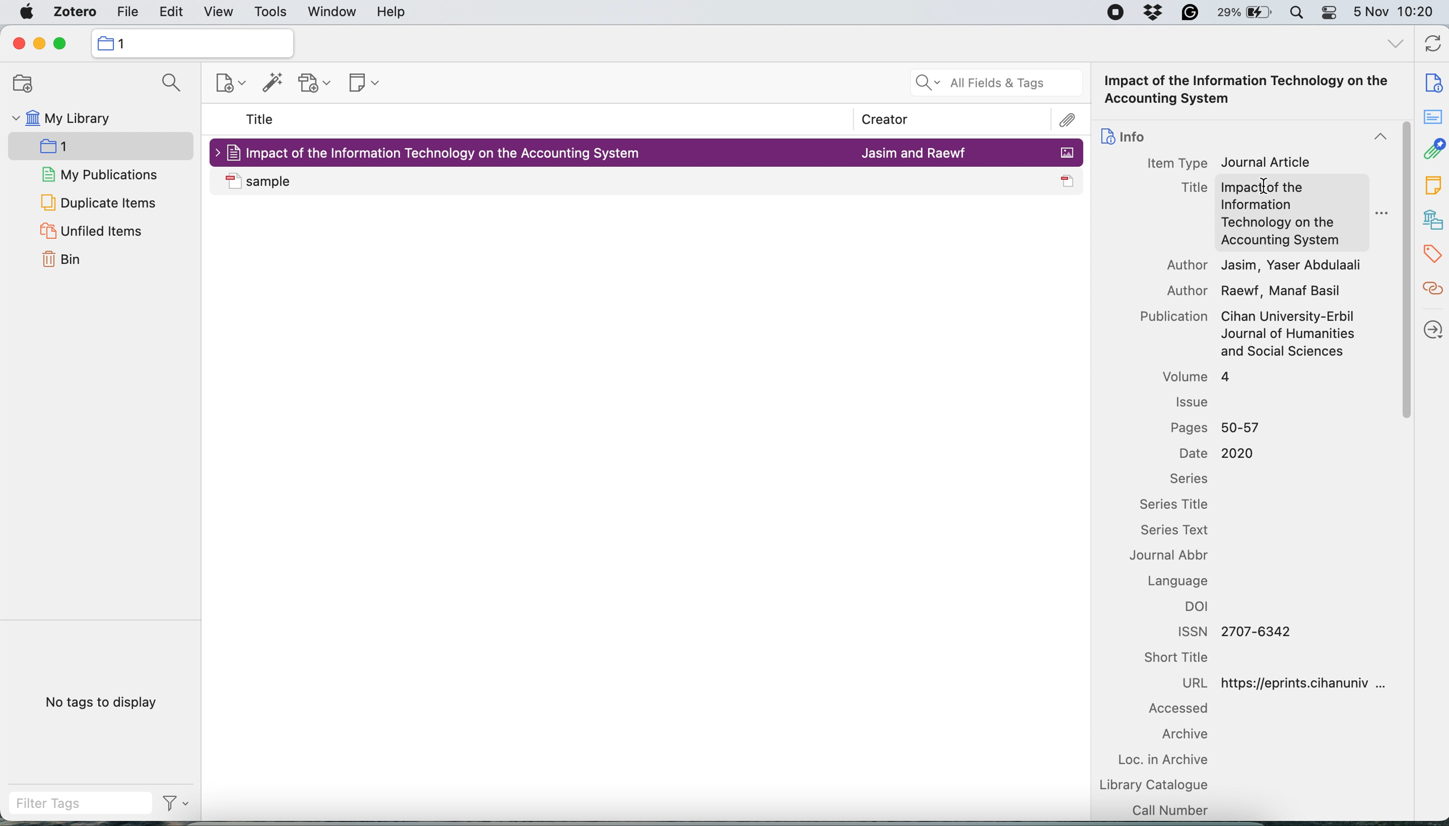 Image resolution: width=1449 pixels, height=826 pixels. Describe the element at coordinates (1181, 530) in the screenshot. I see `series text` at that location.